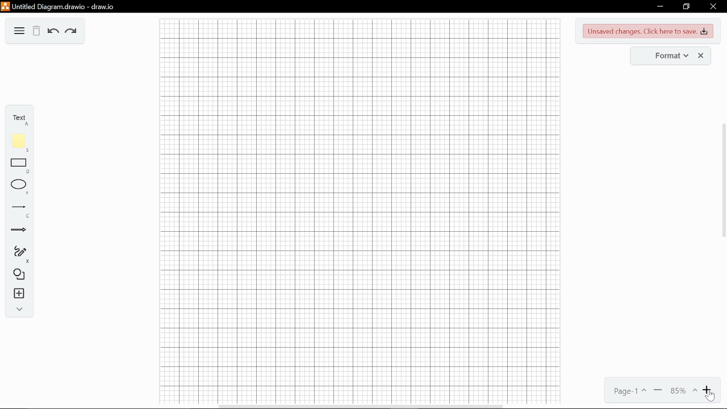  Describe the element at coordinates (361, 406) in the screenshot. I see `horizontal scrollbar` at that location.